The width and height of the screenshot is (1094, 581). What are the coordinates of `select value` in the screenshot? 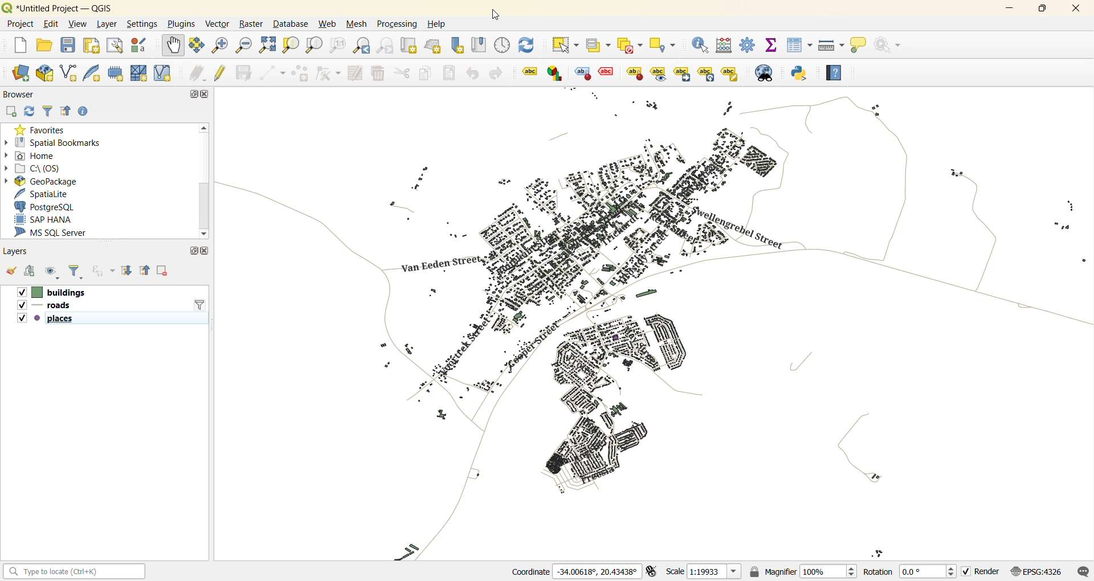 It's located at (598, 46).